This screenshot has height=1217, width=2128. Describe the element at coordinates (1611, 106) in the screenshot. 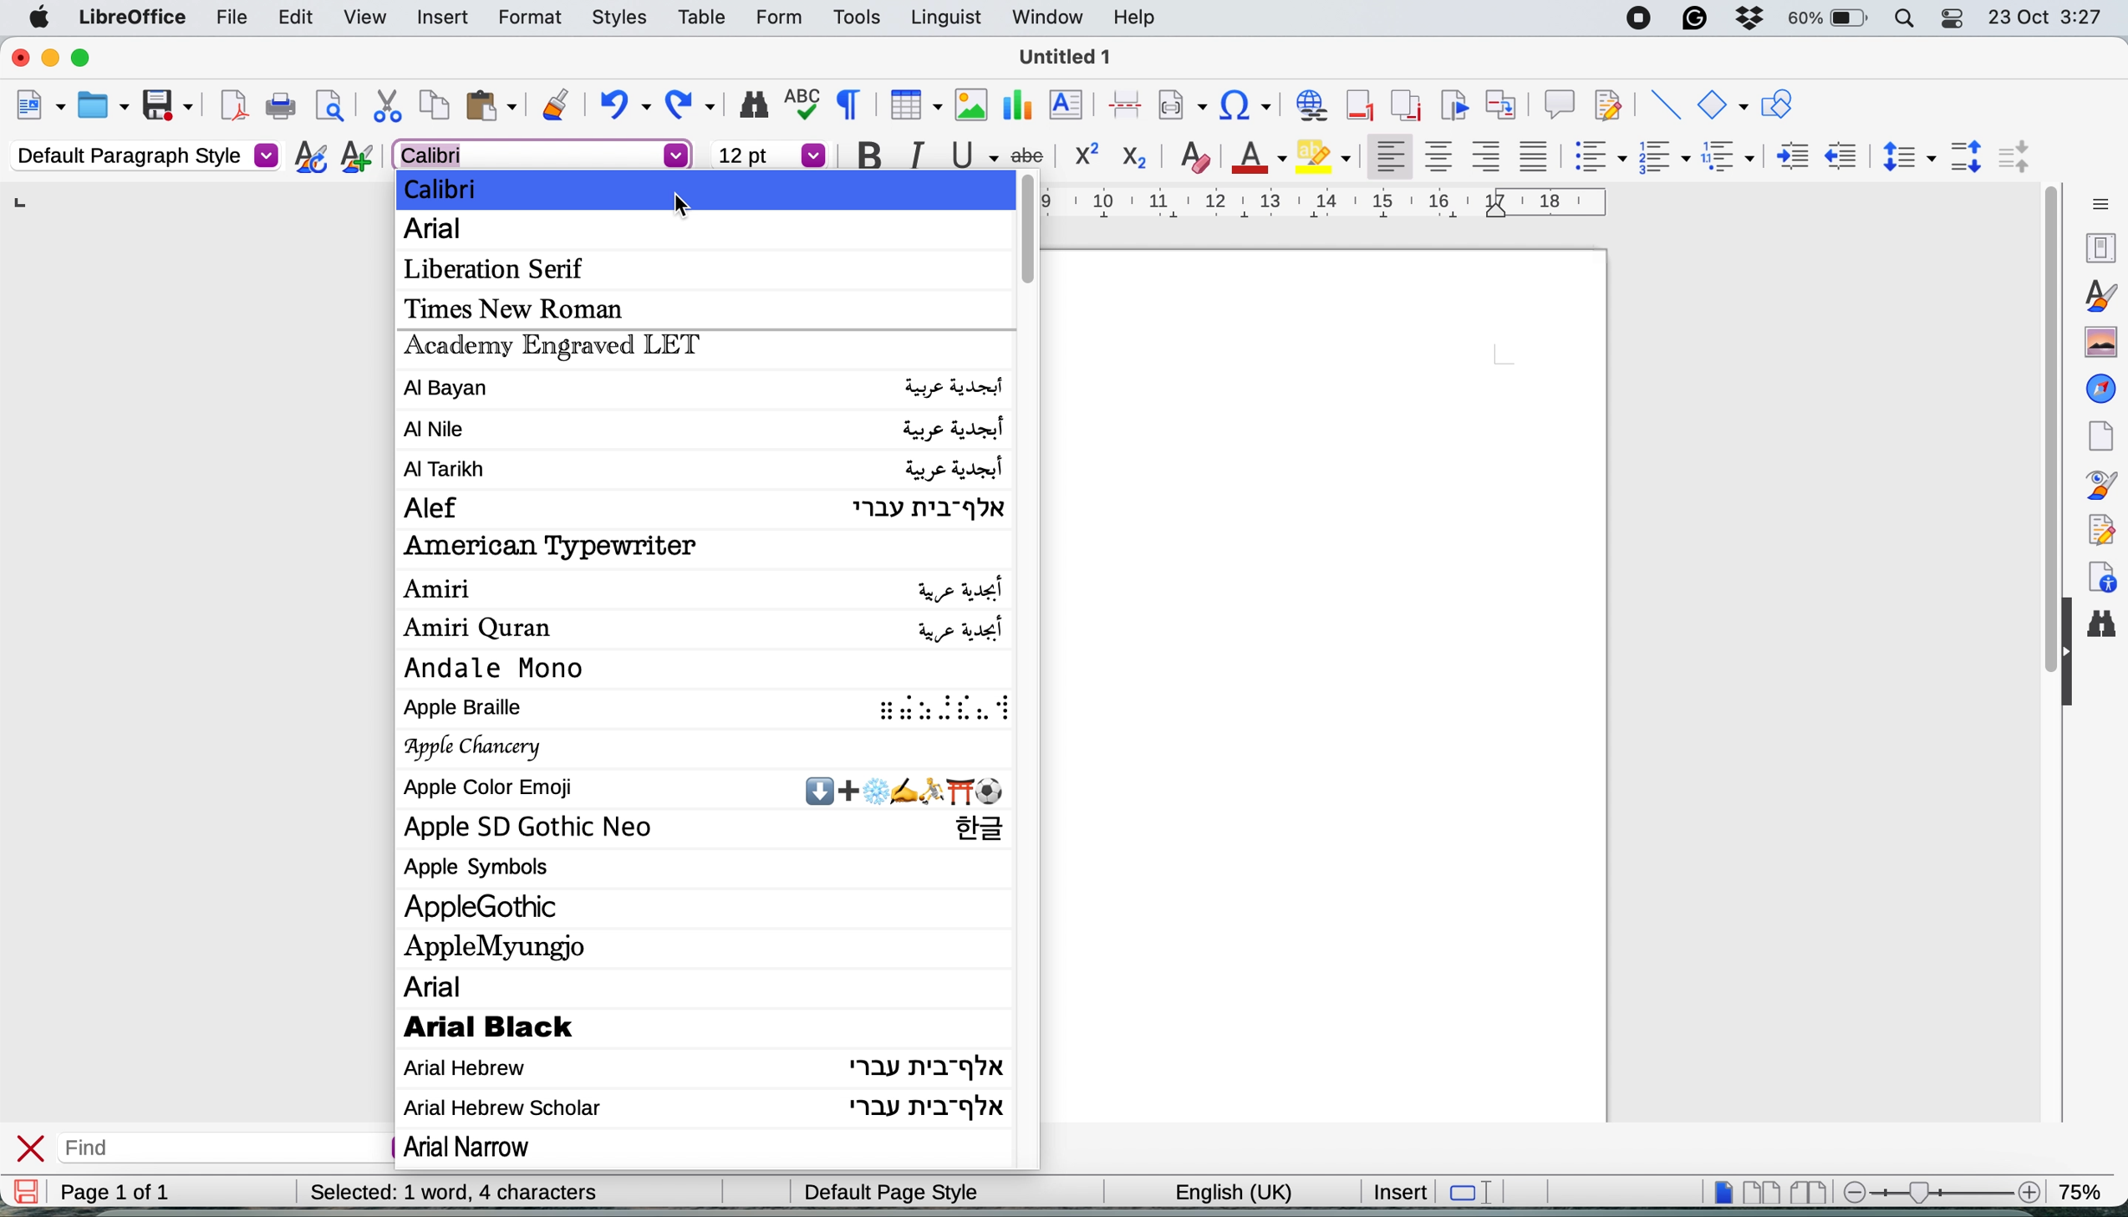

I see `show track change functions` at that location.